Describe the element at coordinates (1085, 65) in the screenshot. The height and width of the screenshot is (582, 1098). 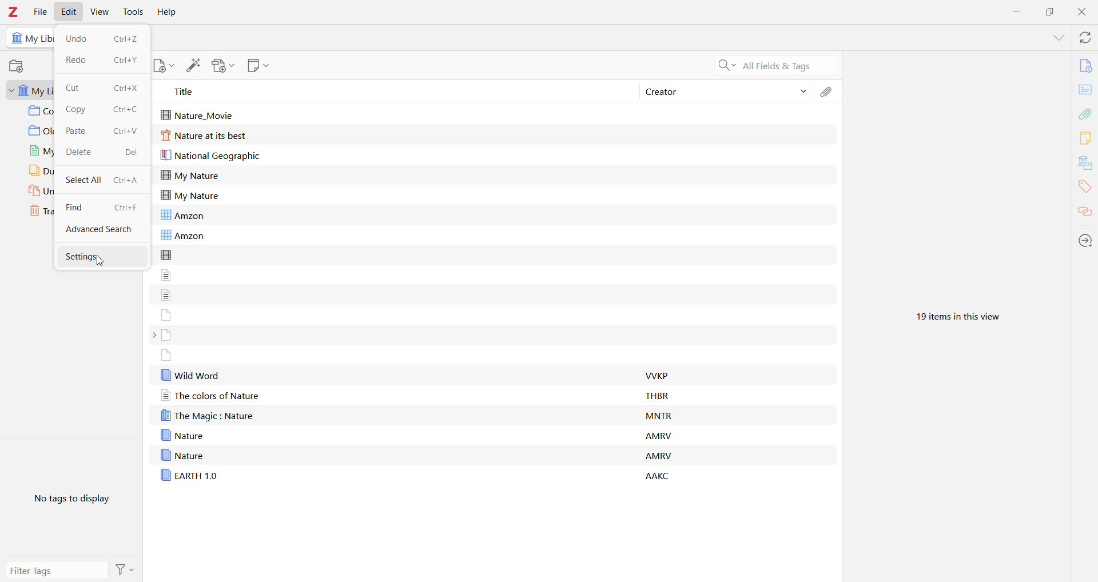
I see `Info` at that location.